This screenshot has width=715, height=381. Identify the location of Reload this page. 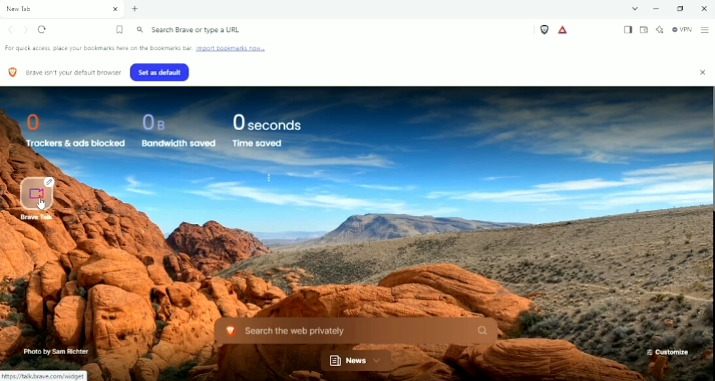
(43, 29).